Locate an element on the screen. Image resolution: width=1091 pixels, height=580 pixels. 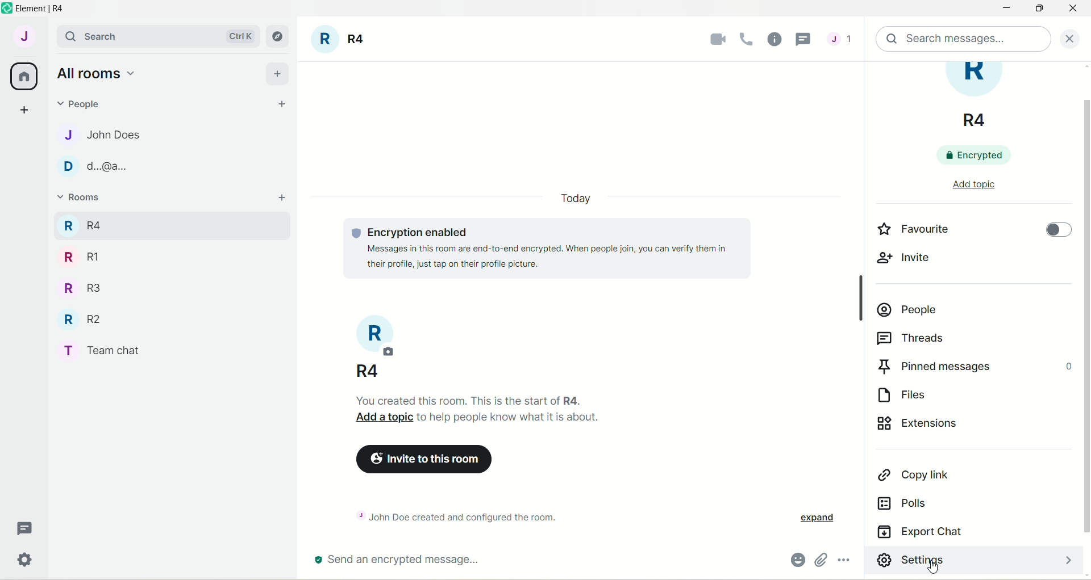
date is located at coordinates (575, 199).